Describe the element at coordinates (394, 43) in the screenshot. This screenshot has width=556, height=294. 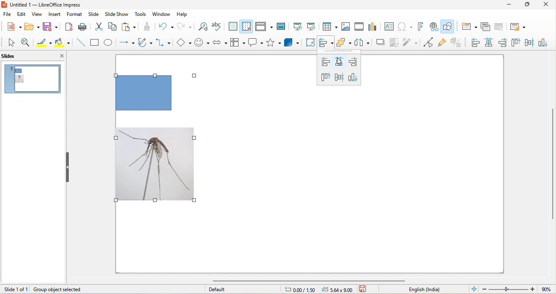
I see `crop image` at that location.